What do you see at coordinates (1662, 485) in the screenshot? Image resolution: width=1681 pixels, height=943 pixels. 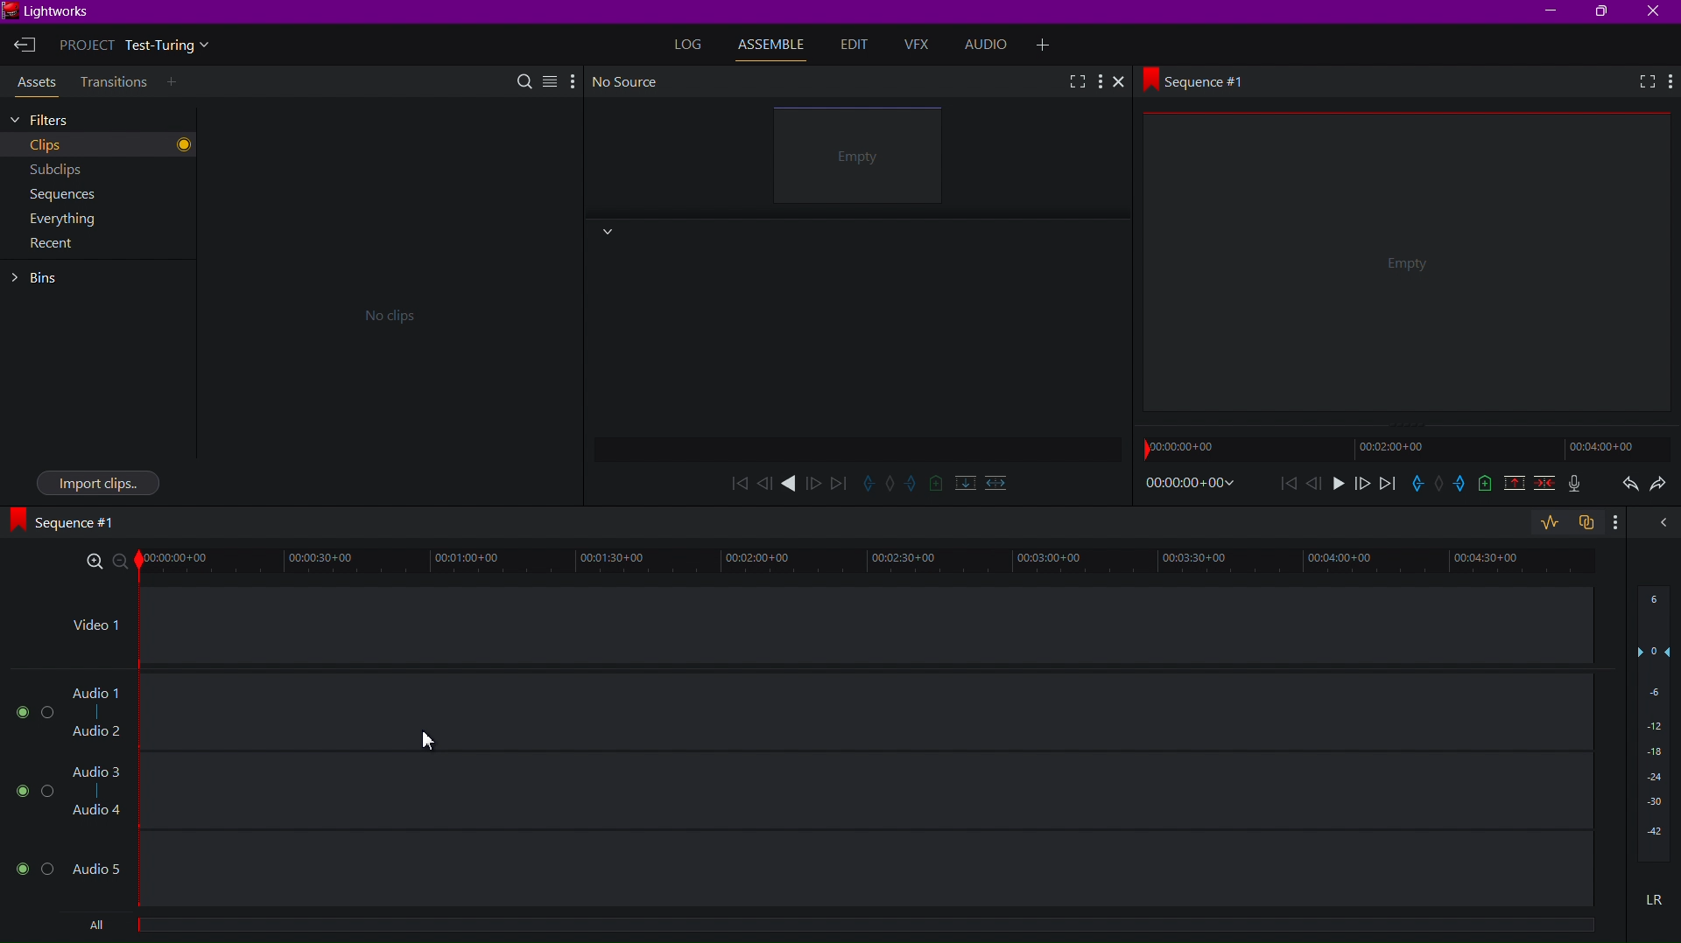 I see `Redo` at bounding box center [1662, 485].